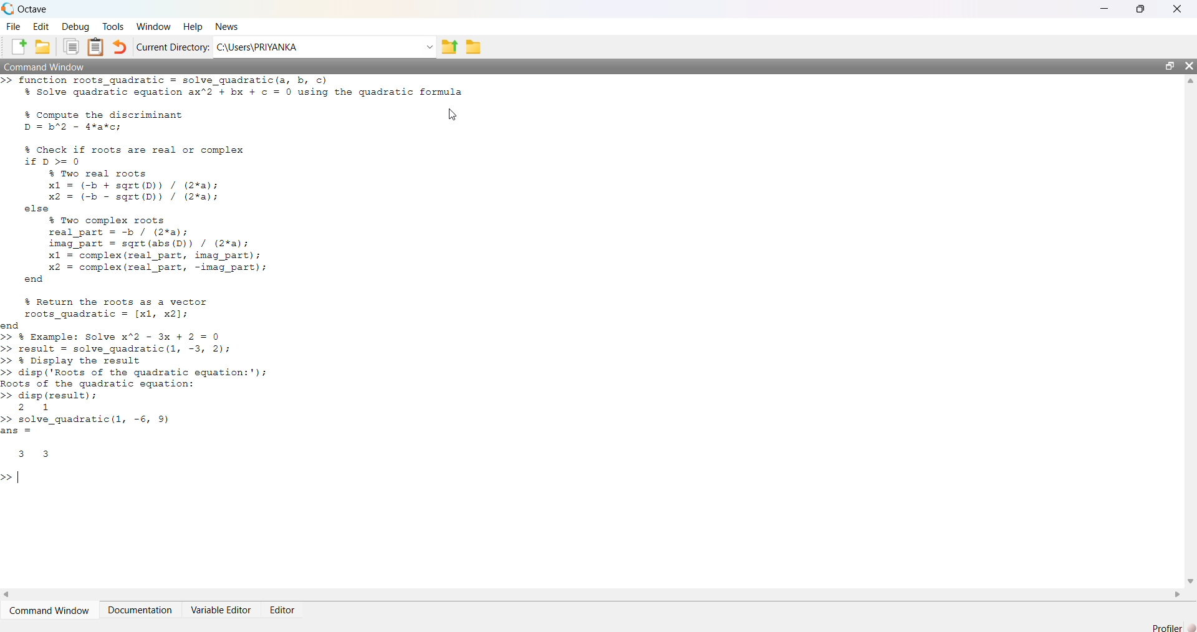 This screenshot has height=632, width=1197. Describe the element at coordinates (223, 609) in the screenshot. I see `Variable Editor` at that location.